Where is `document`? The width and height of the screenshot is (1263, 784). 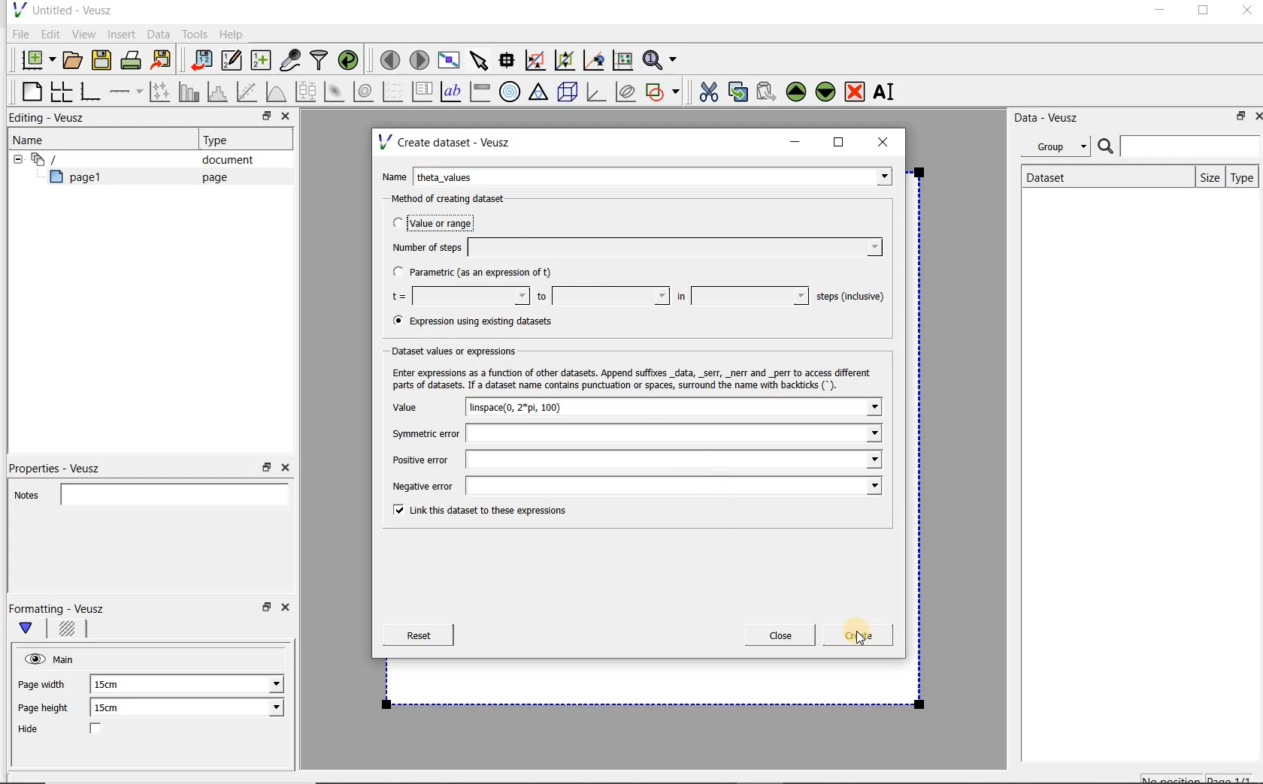
document is located at coordinates (222, 160).